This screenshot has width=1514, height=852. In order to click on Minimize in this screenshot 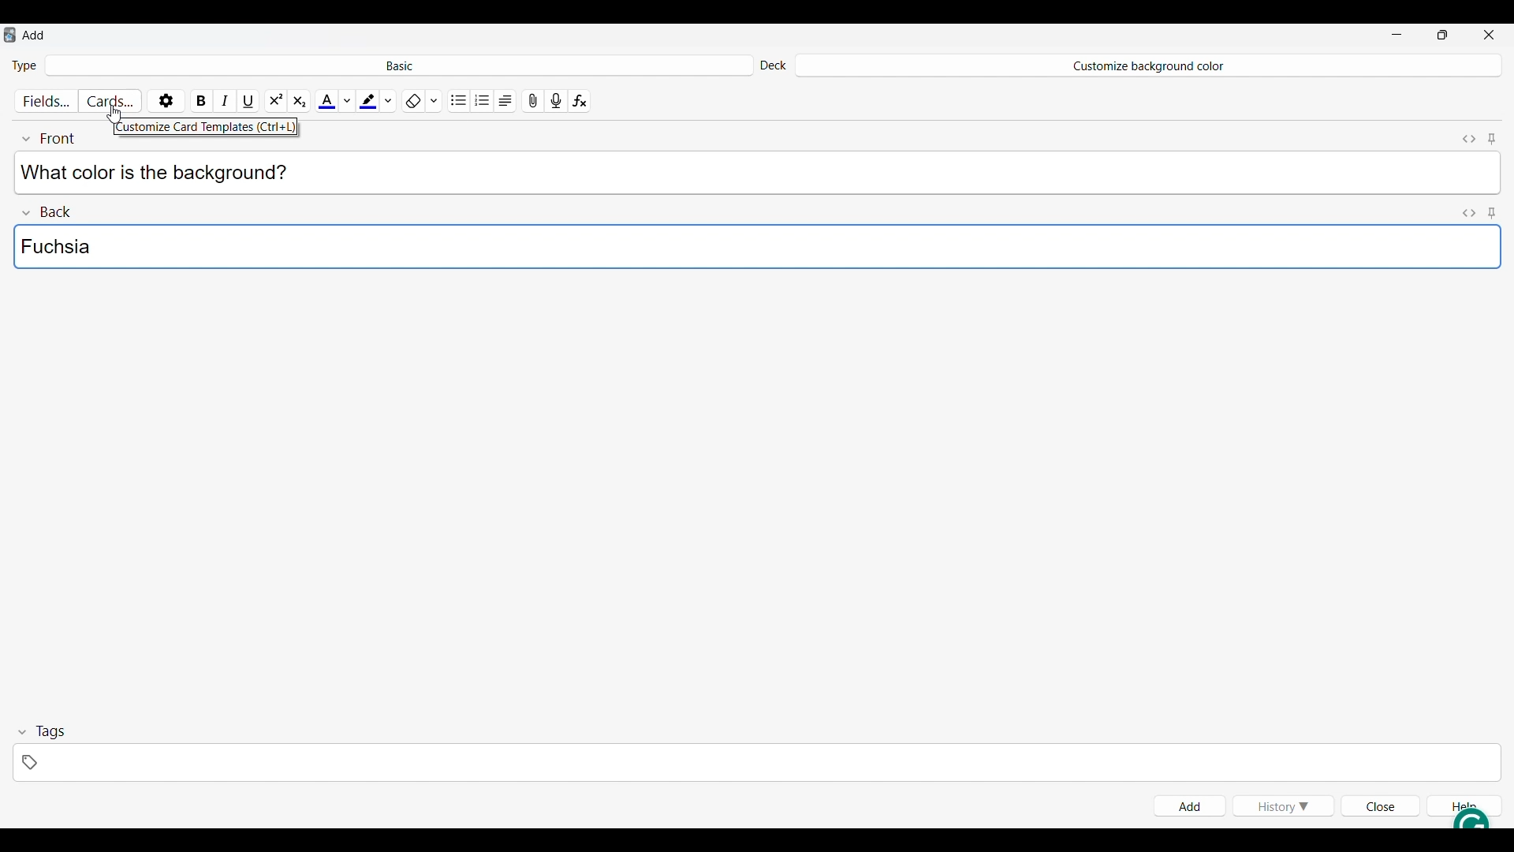, I will do `click(1397, 35)`.